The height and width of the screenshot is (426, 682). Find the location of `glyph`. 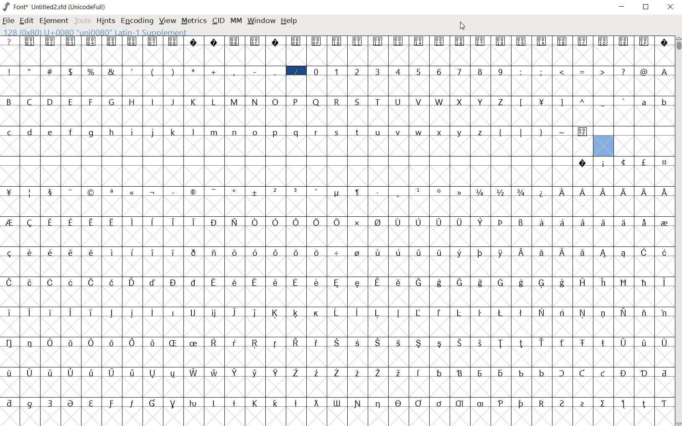

glyph is located at coordinates (9, 222).